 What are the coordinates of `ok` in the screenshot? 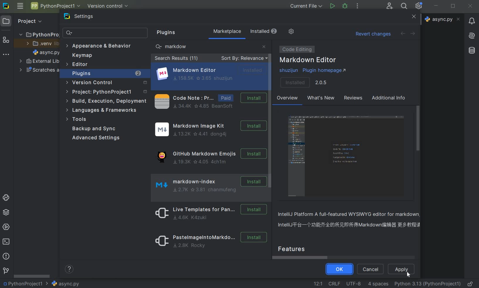 It's located at (339, 270).